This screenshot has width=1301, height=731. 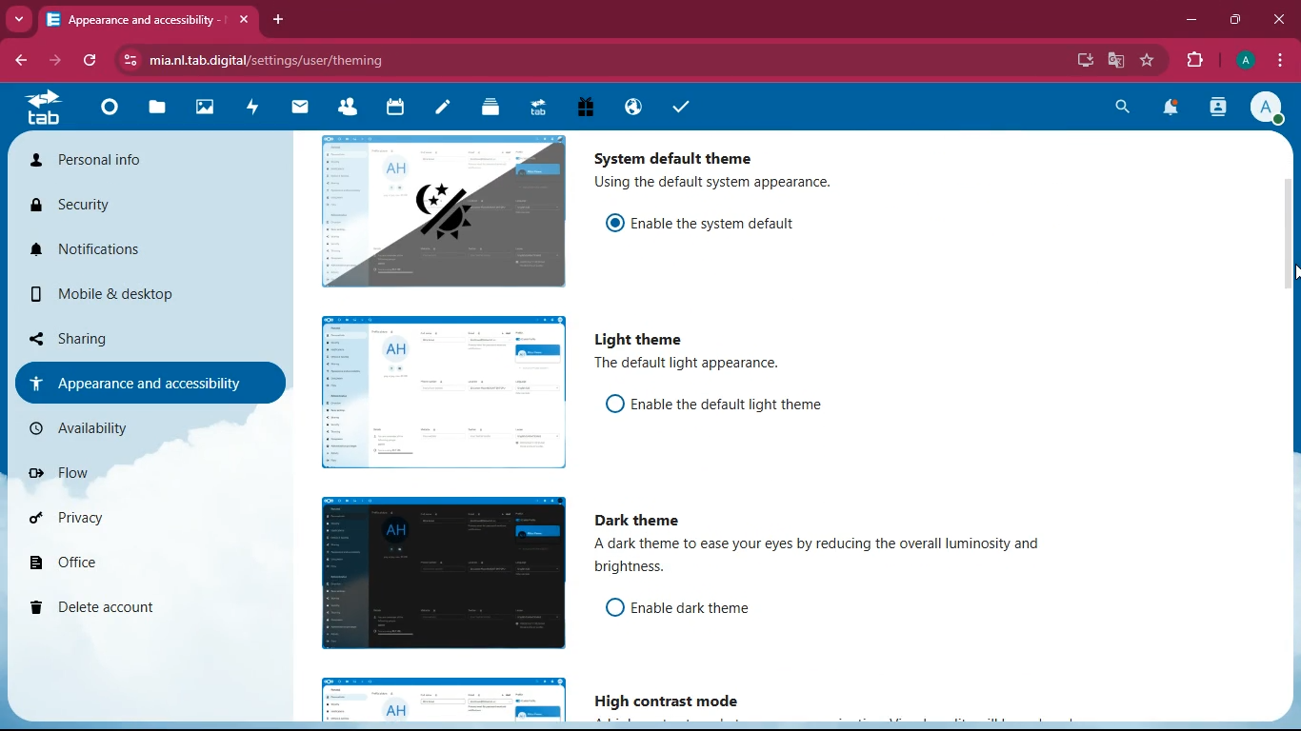 What do you see at coordinates (97, 298) in the screenshot?
I see `mobile` at bounding box center [97, 298].